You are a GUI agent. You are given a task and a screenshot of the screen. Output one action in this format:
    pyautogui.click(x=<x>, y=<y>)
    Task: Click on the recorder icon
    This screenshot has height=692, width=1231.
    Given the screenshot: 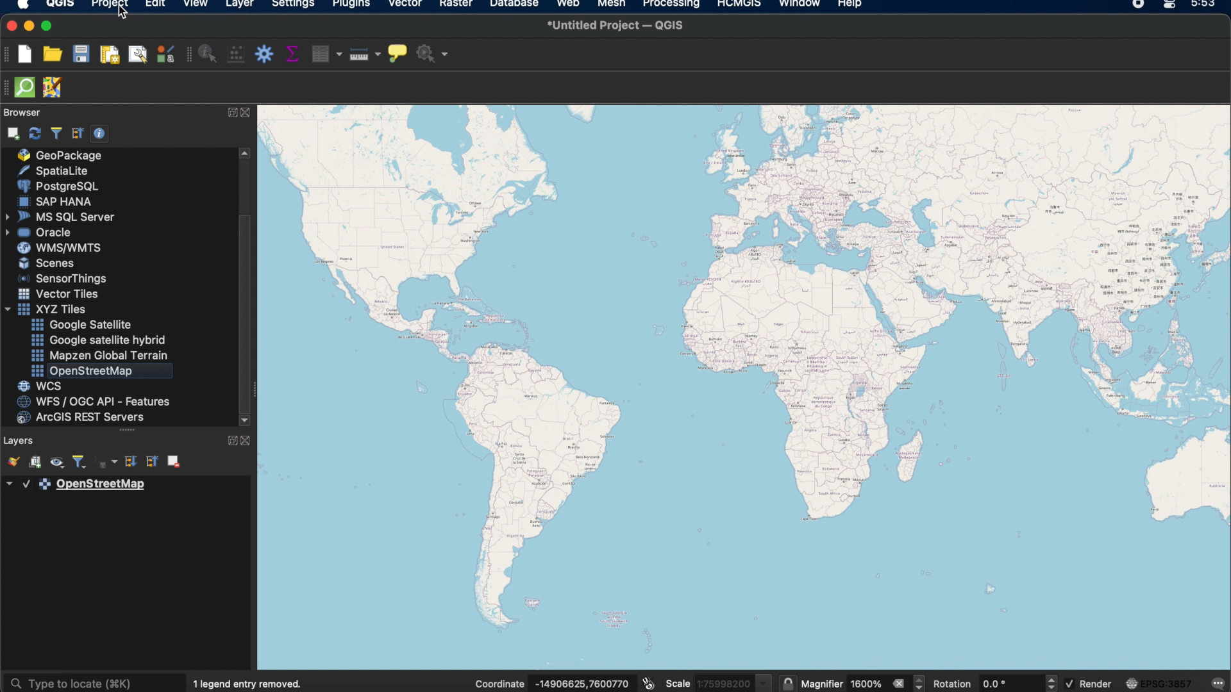 What is the action you would take?
    pyautogui.click(x=1134, y=6)
    